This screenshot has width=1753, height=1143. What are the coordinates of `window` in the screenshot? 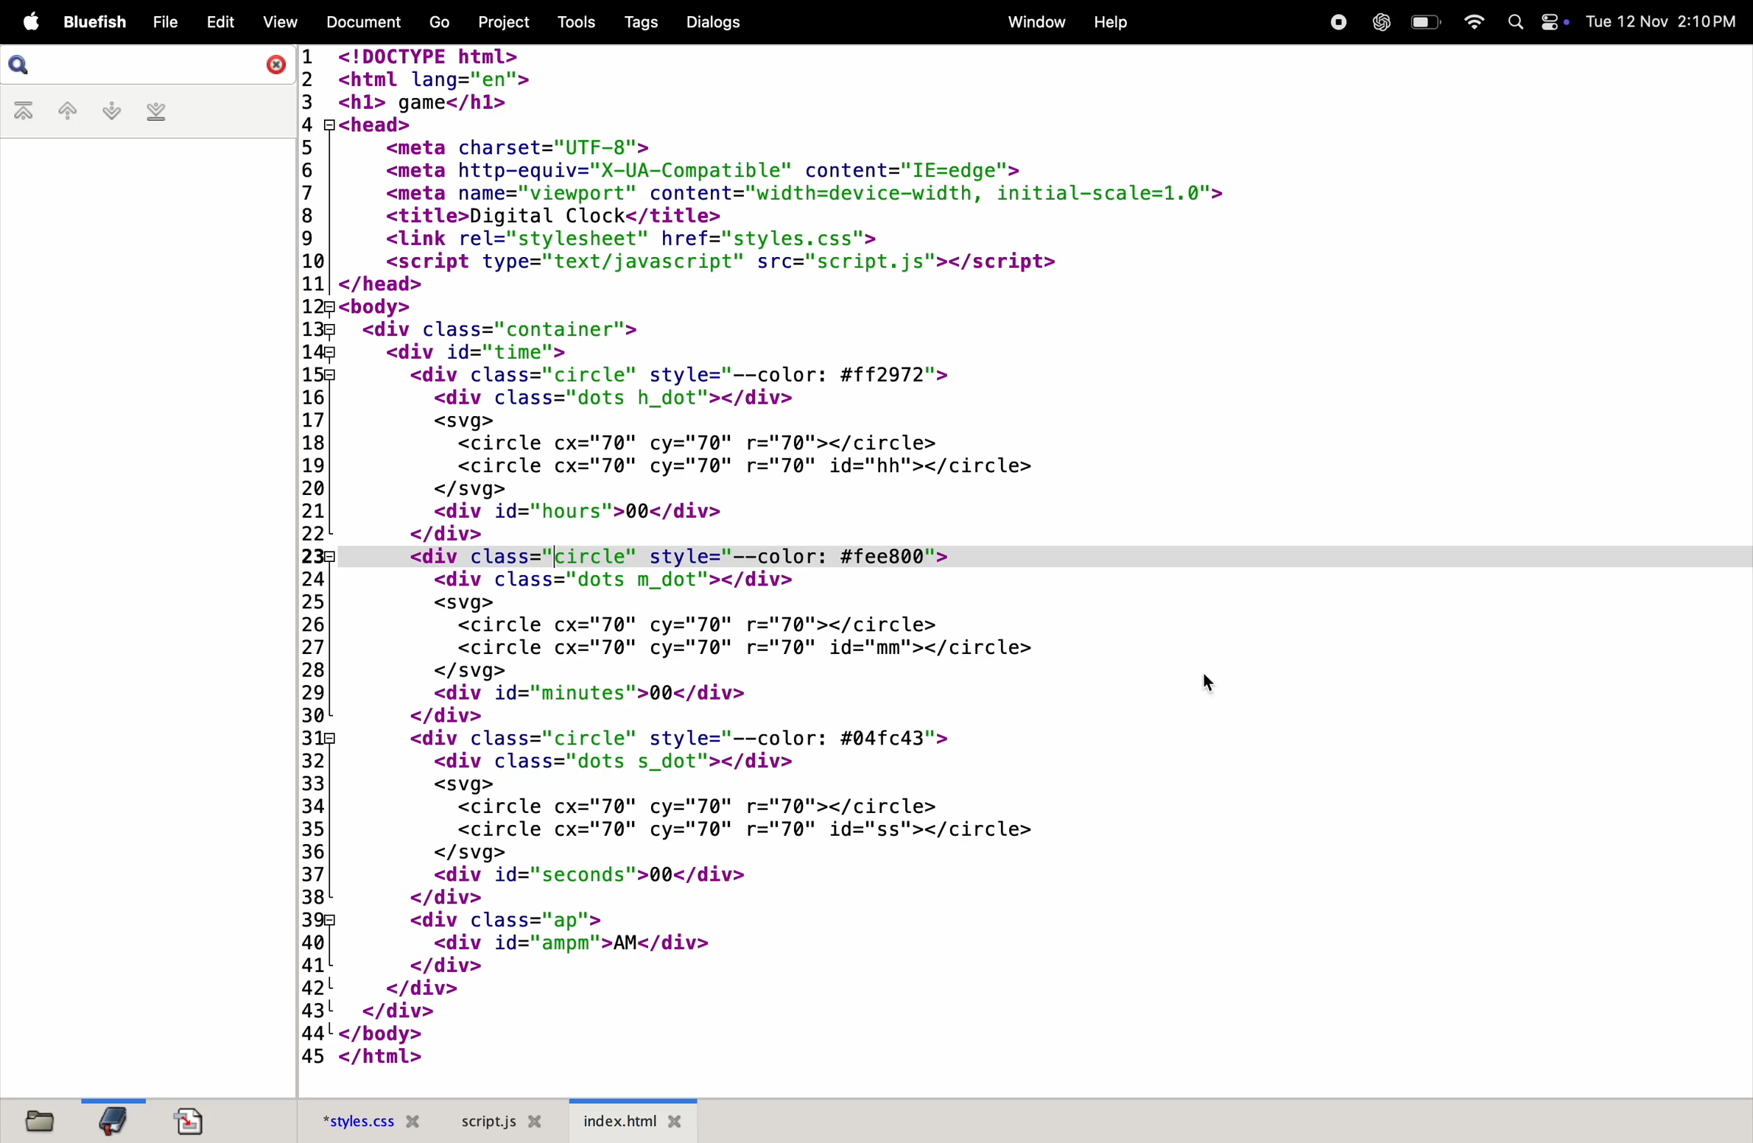 It's located at (1030, 22).